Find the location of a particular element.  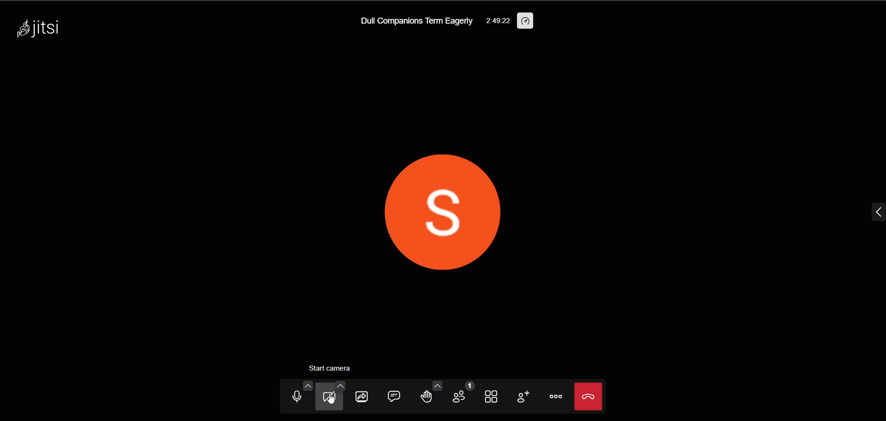

leave the meeting is located at coordinates (587, 396).